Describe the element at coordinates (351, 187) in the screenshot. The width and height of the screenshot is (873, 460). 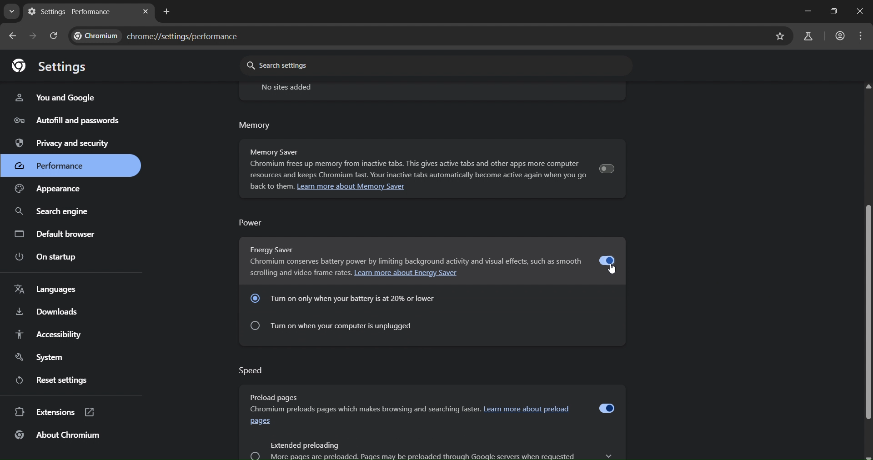
I see `Learn more about Memory Saver` at that location.